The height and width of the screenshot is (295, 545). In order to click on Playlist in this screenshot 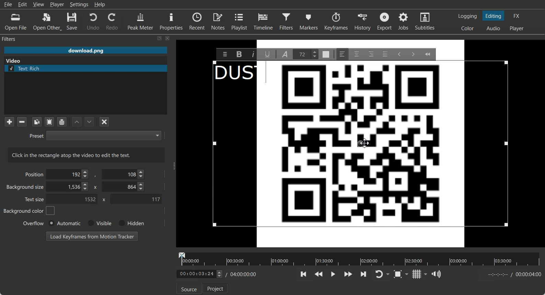, I will do `click(240, 21)`.